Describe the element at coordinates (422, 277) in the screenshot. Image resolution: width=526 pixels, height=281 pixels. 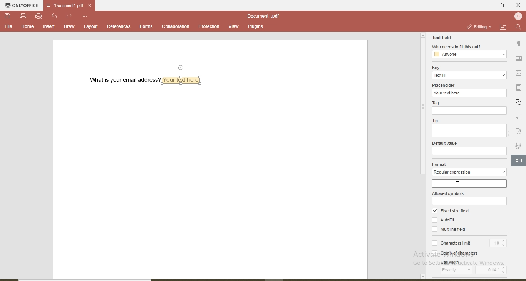
I see `page down` at that location.